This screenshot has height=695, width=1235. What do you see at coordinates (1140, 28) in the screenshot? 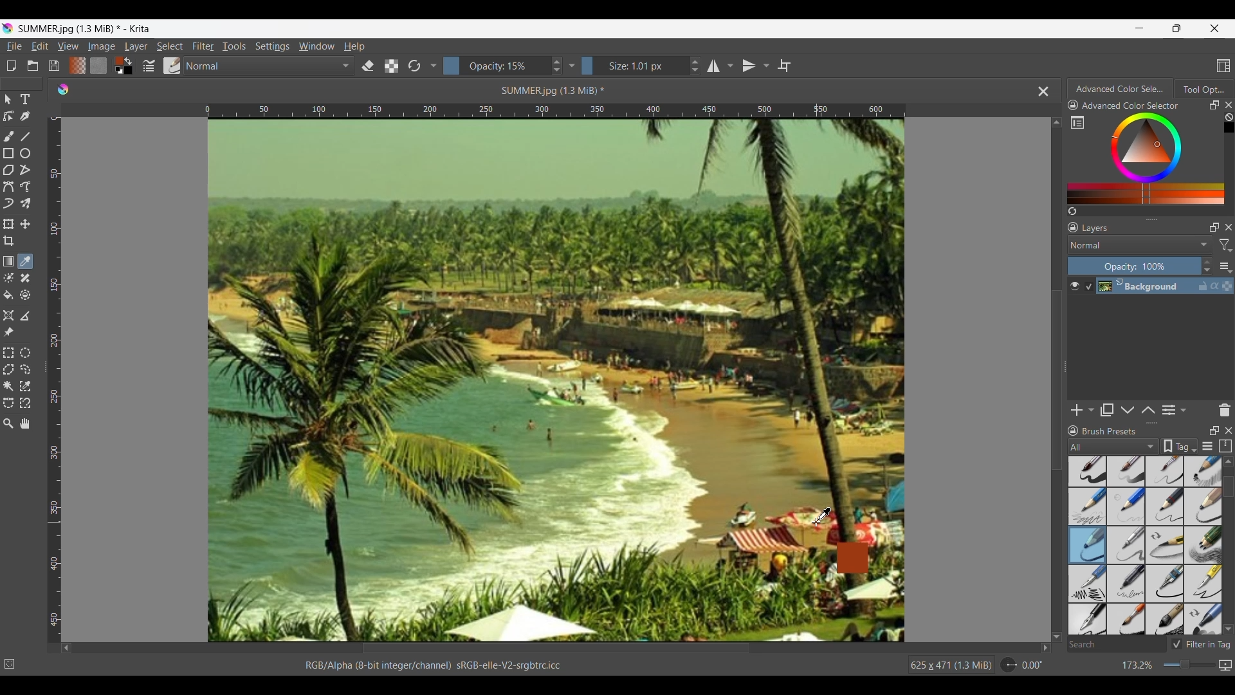
I see `Minimize` at bounding box center [1140, 28].